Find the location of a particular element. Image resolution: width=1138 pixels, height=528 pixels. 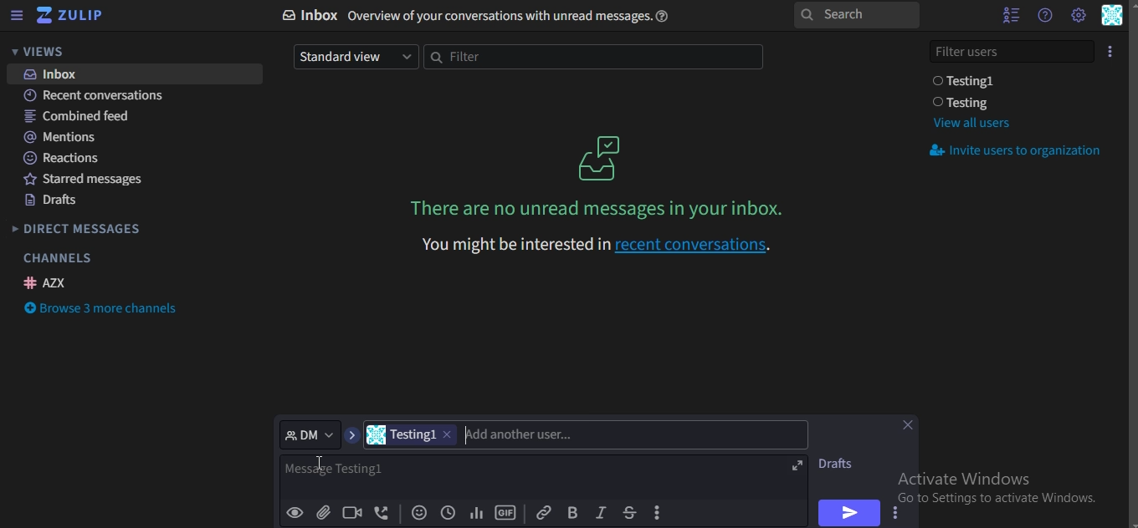

preview is located at coordinates (295, 513).